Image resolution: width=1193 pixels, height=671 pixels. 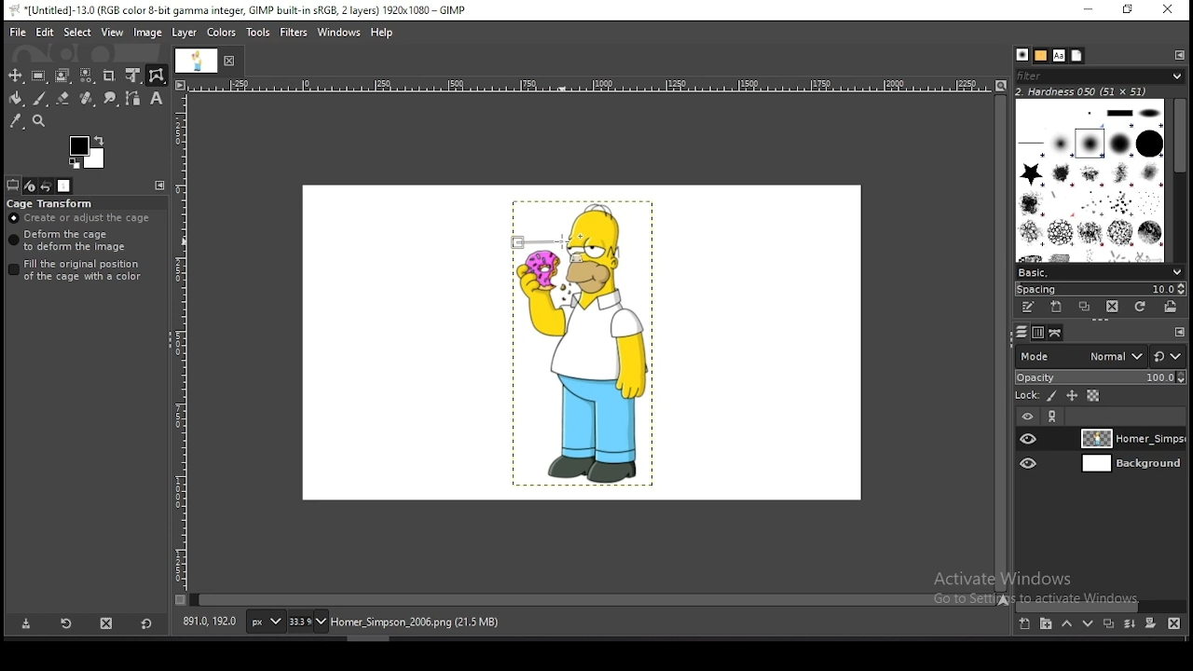 What do you see at coordinates (80, 270) in the screenshot?
I see `fill the original position of the cage with a color` at bounding box center [80, 270].